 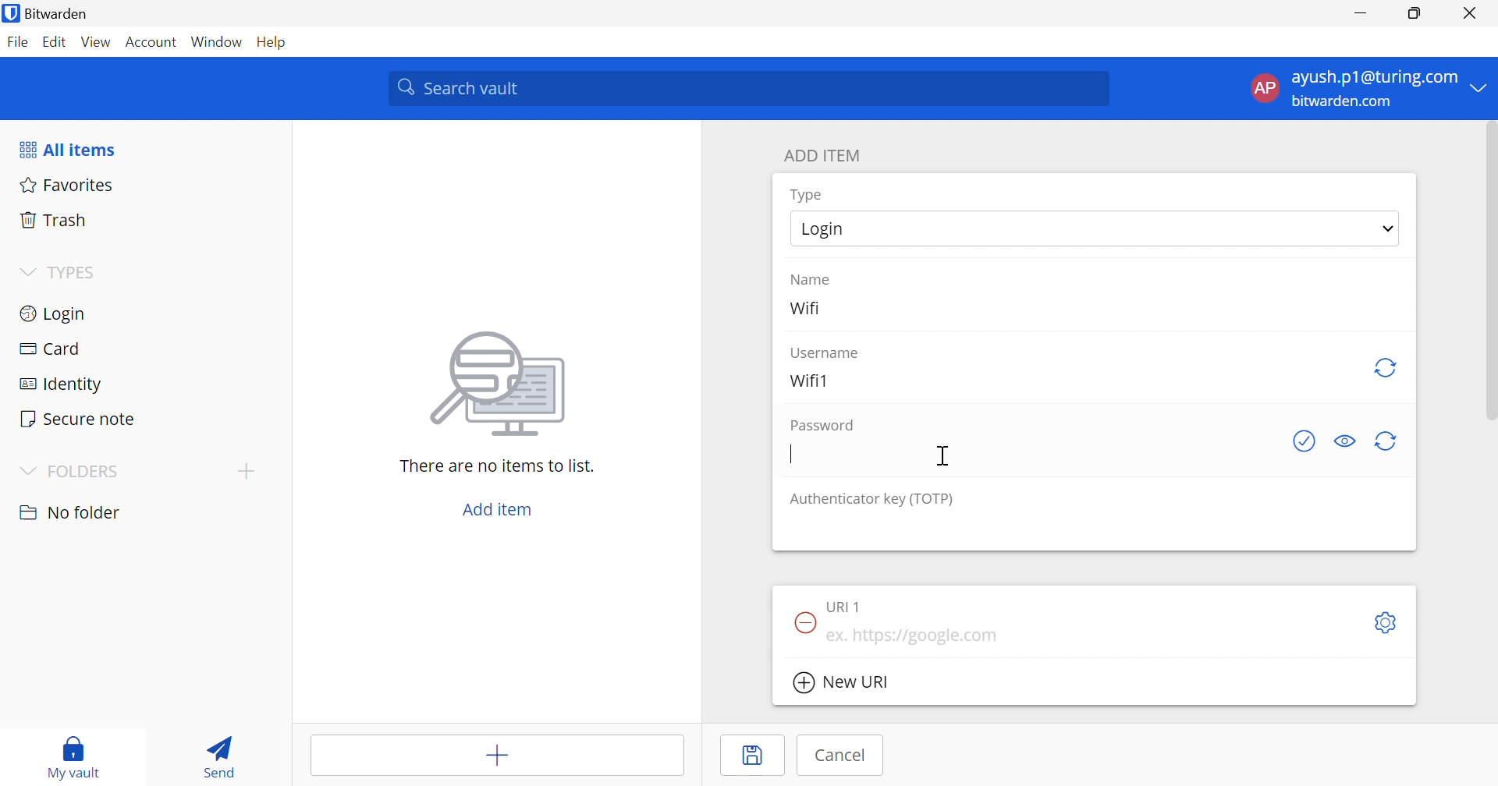 What do you see at coordinates (27, 273) in the screenshot?
I see `Drop Down` at bounding box center [27, 273].